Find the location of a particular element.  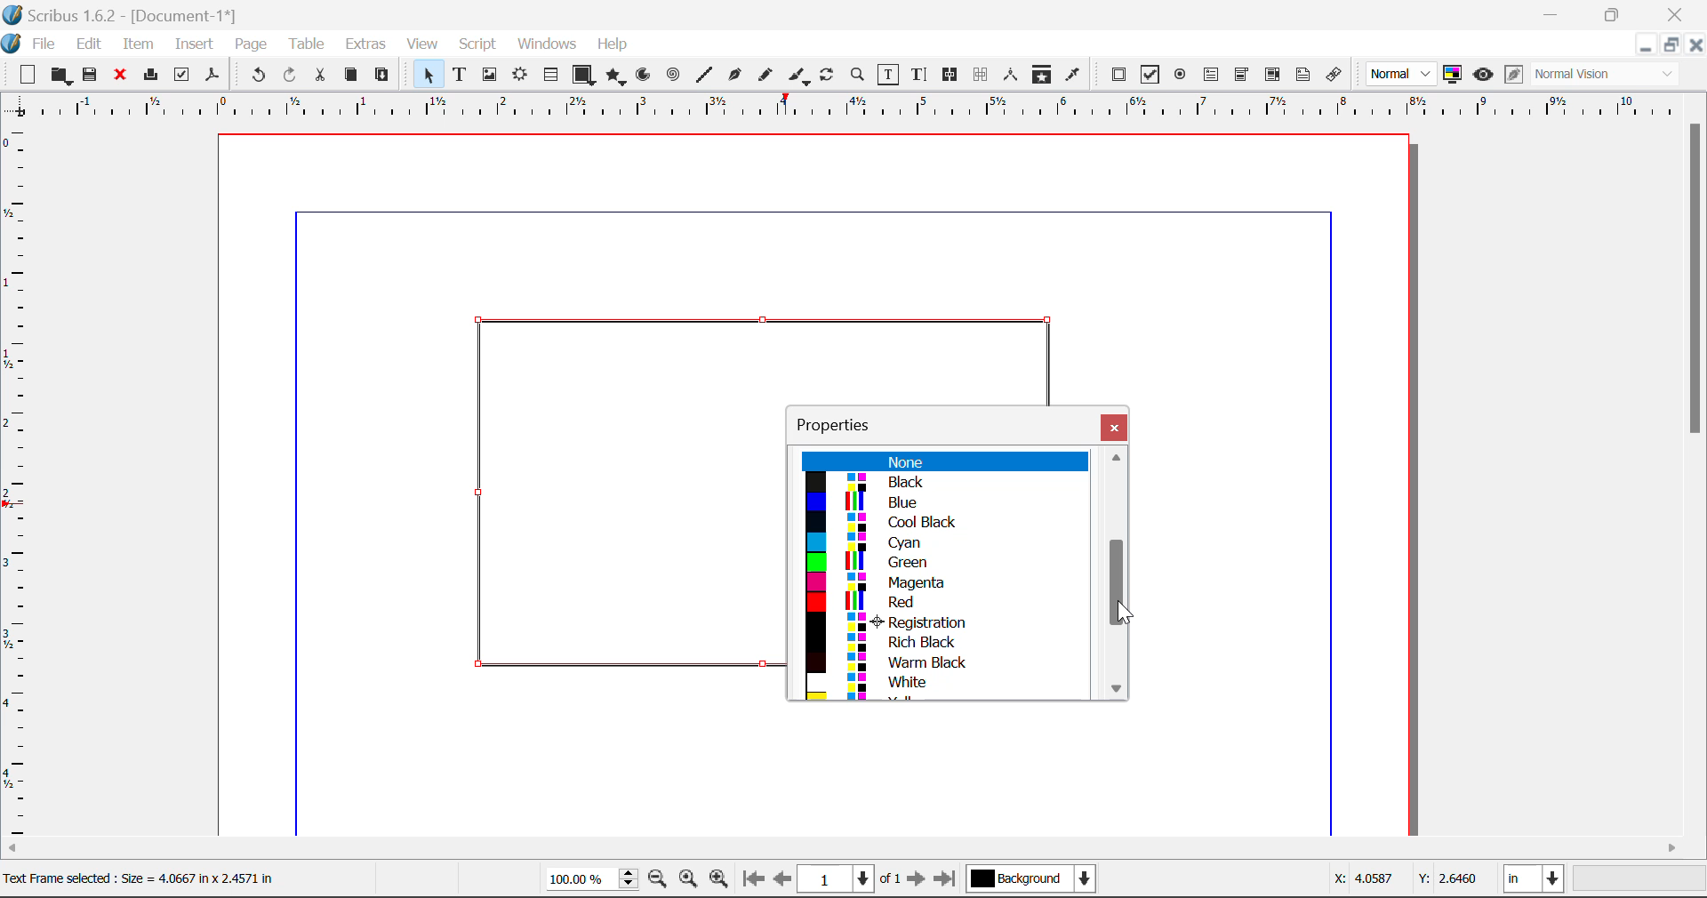

Horizontal Page Margins is located at coordinates (20, 483).